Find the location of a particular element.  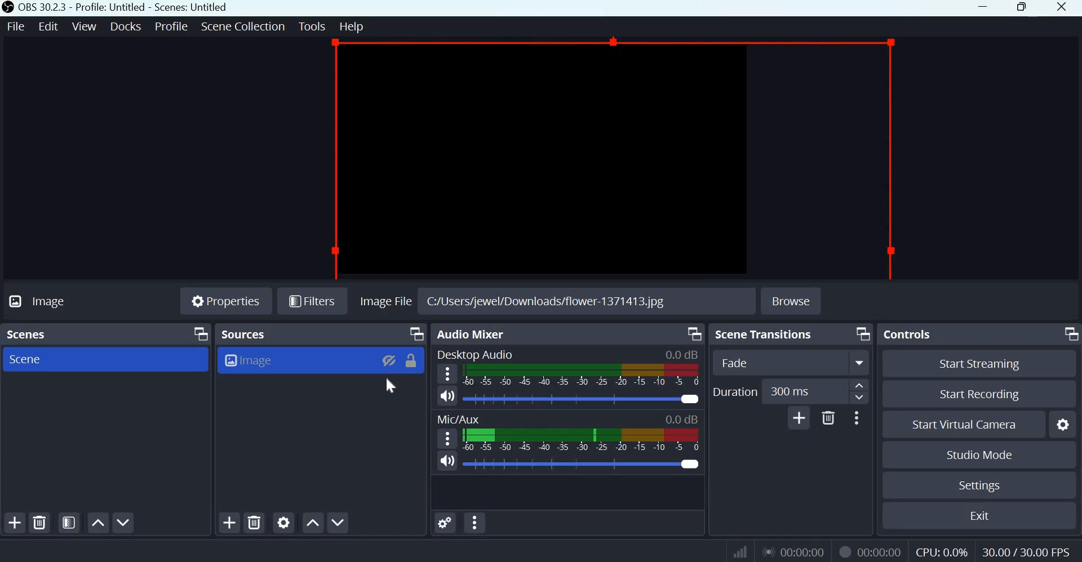

Audio Mixer is located at coordinates (474, 333).